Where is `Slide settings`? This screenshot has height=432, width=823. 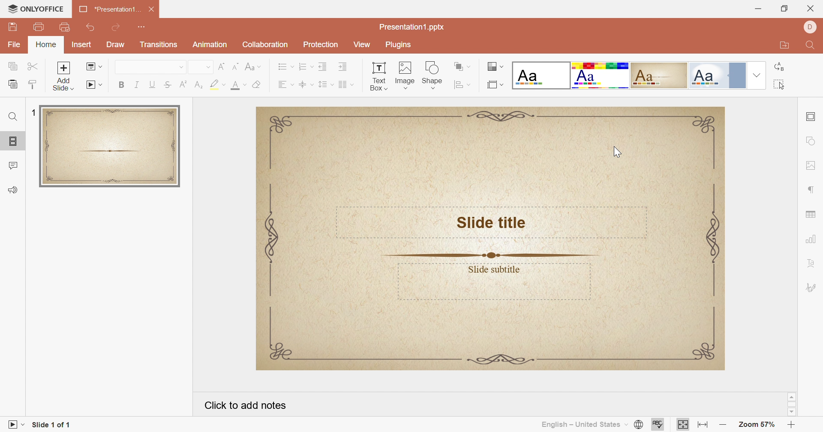 Slide settings is located at coordinates (813, 116).